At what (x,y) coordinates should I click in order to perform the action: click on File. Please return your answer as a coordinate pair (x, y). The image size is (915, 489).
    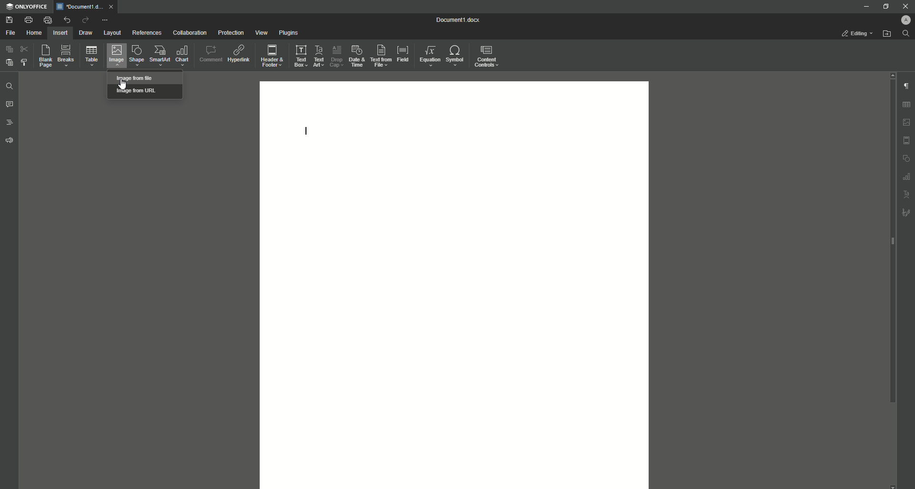
    Looking at the image, I should click on (10, 33).